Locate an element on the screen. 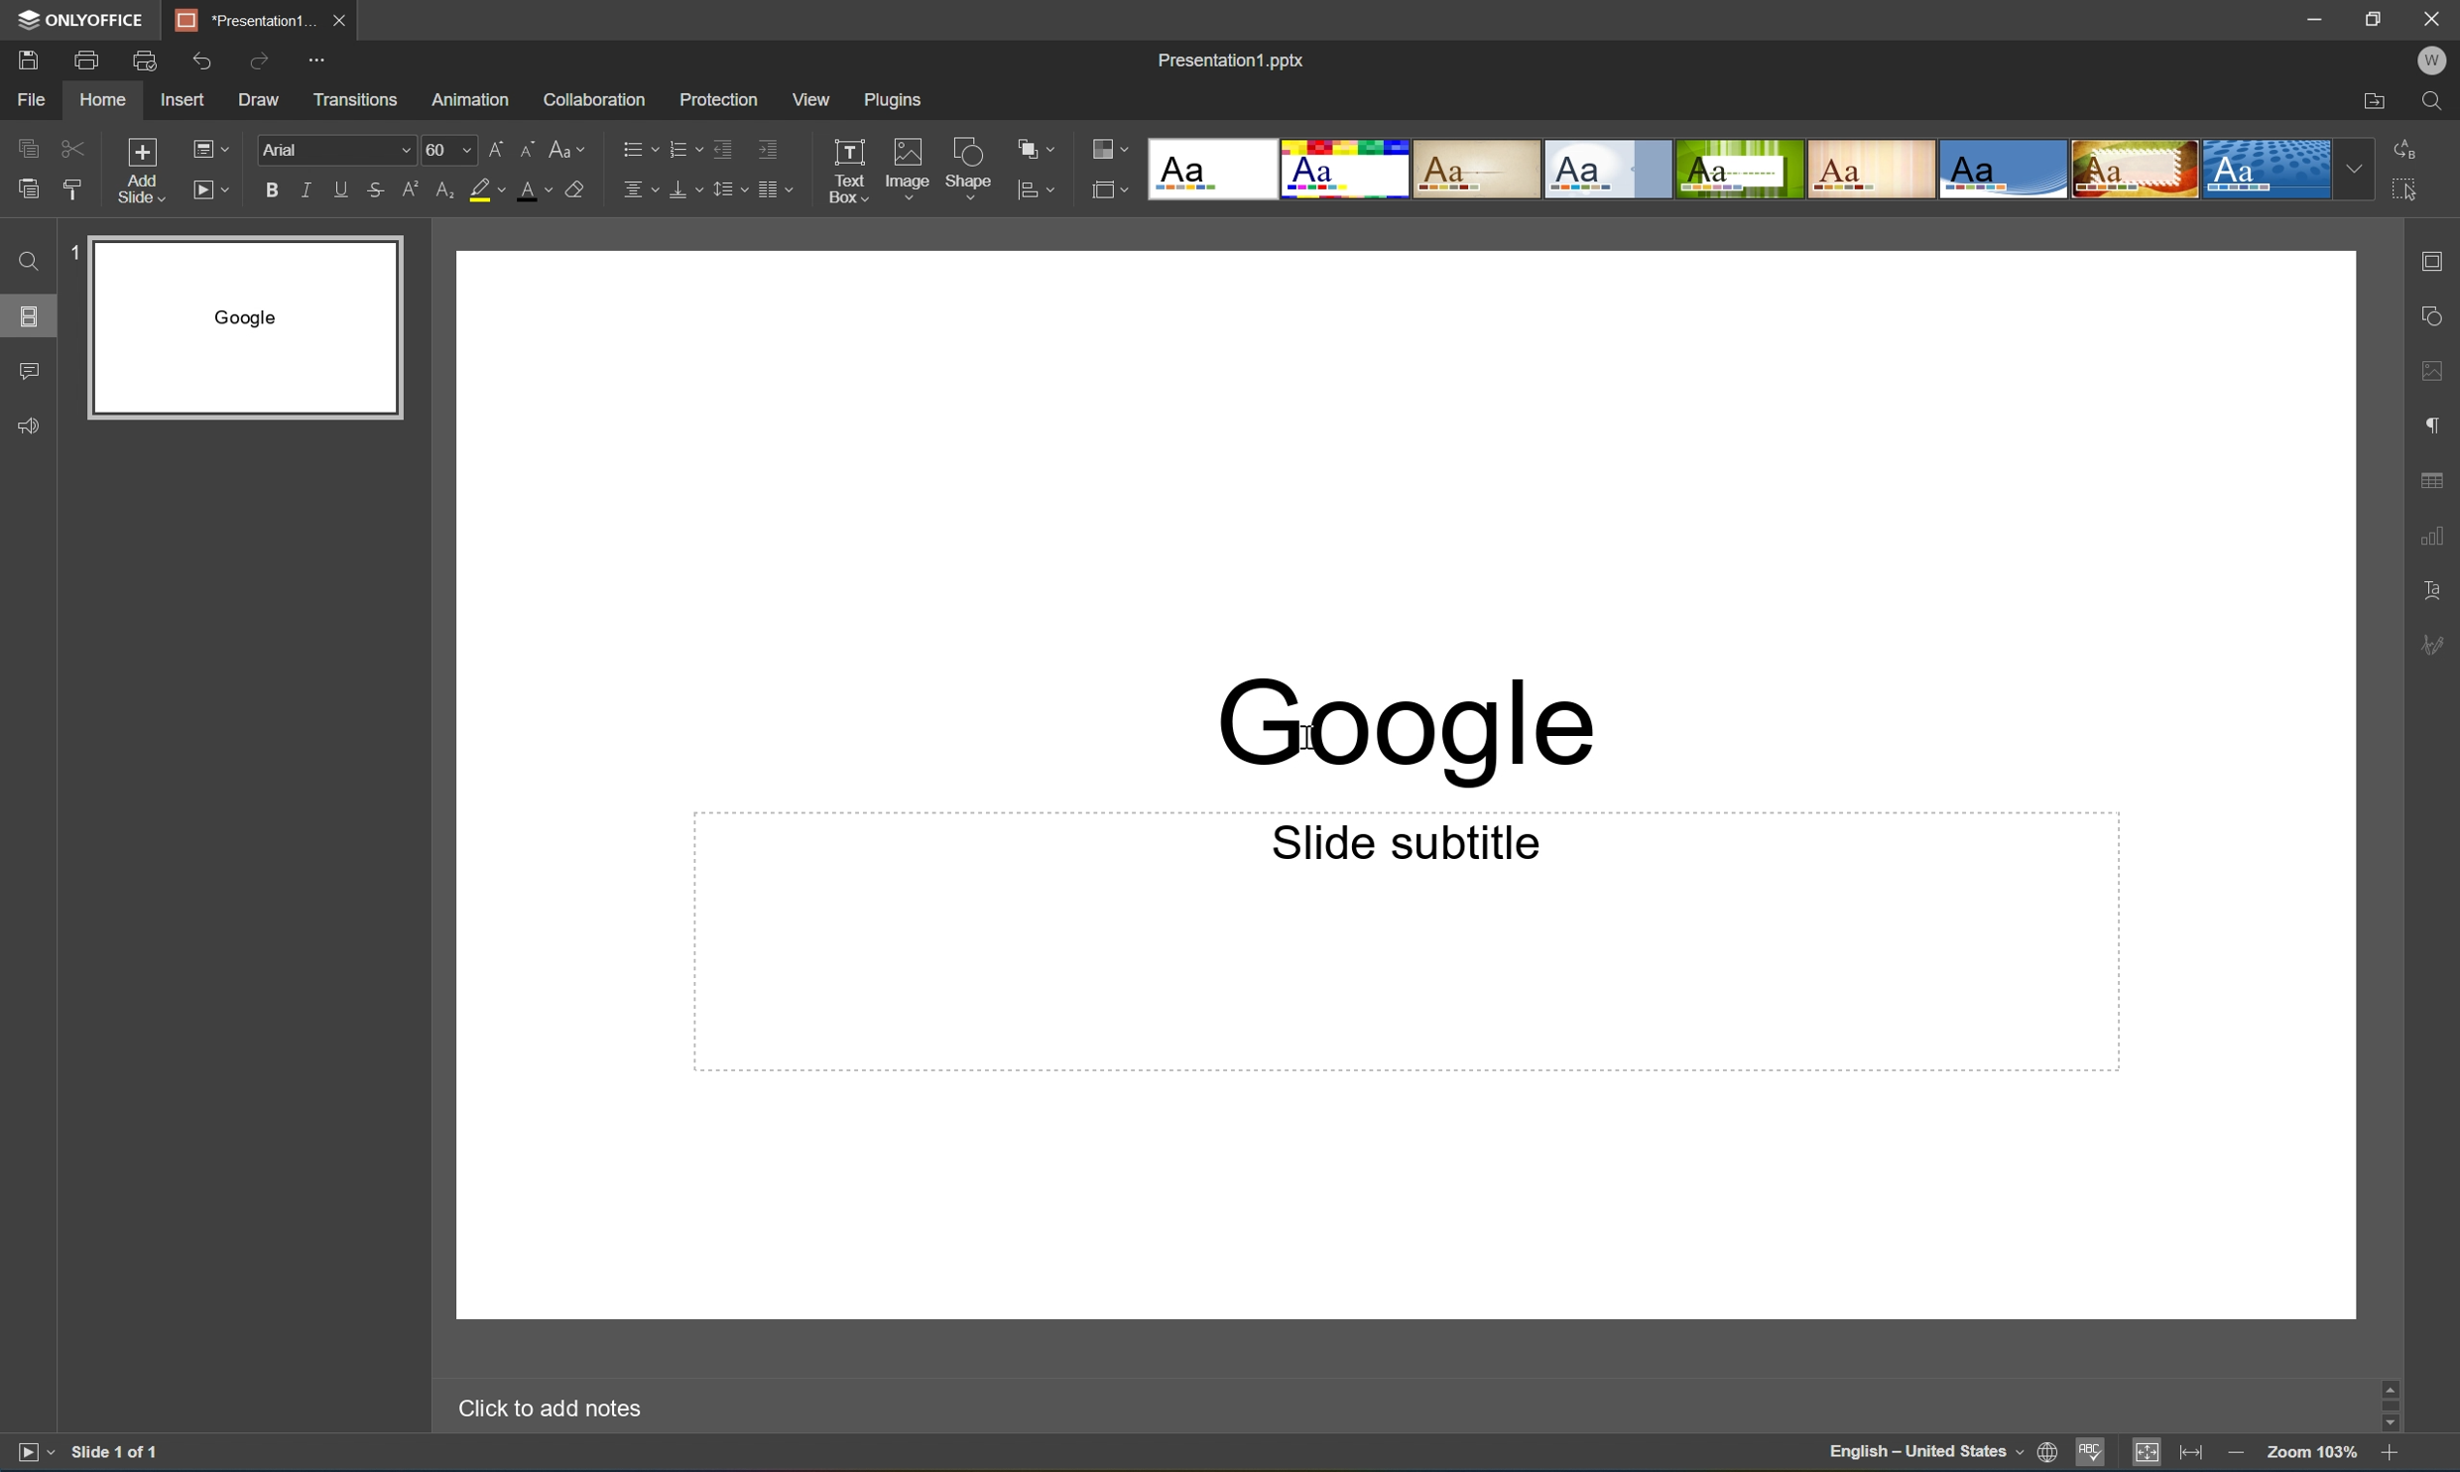 This screenshot has width=2460, height=1472. Fit to slide is located at coordinates (2152, 1452).